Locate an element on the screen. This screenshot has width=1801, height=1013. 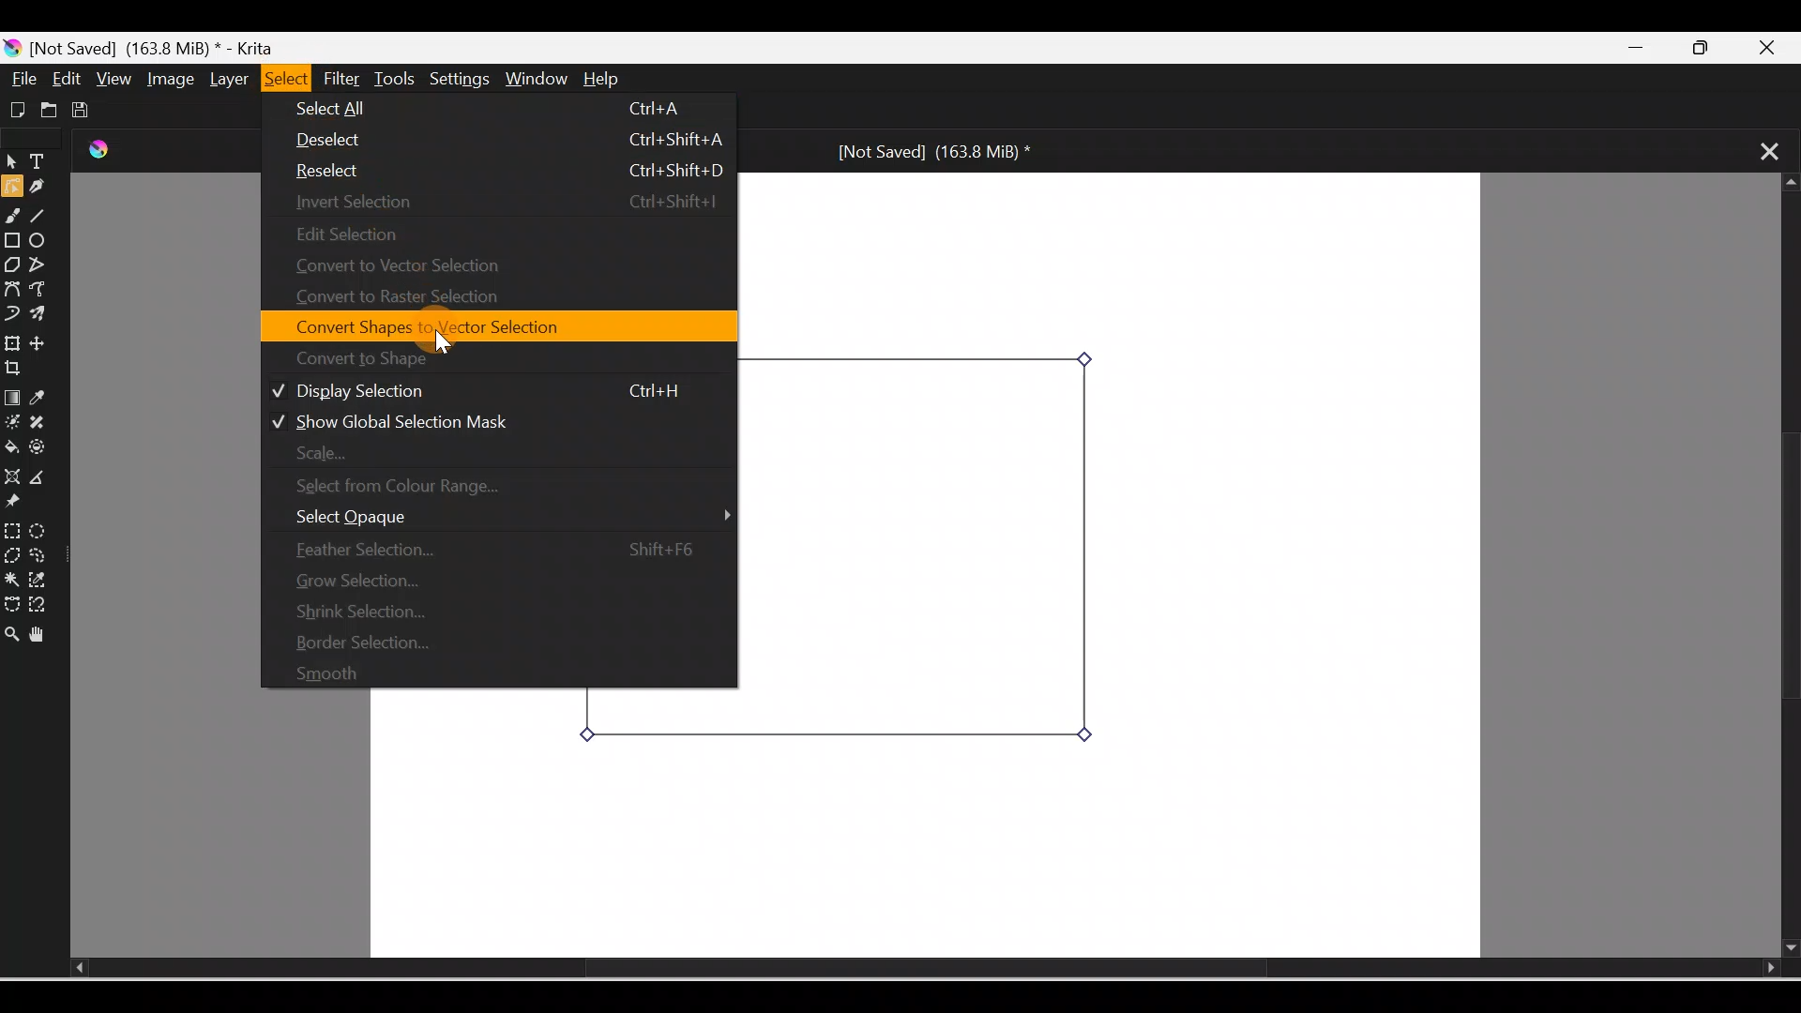
Deselect is located at coordinates (511, 141).